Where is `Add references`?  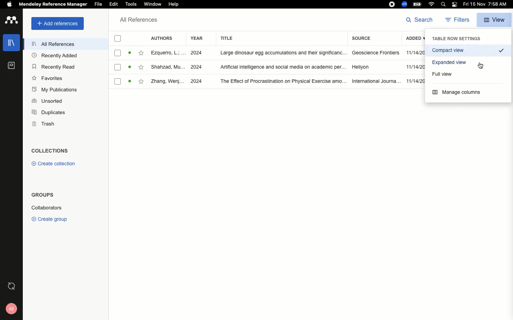
Add references is located at coordinates (55, 24).